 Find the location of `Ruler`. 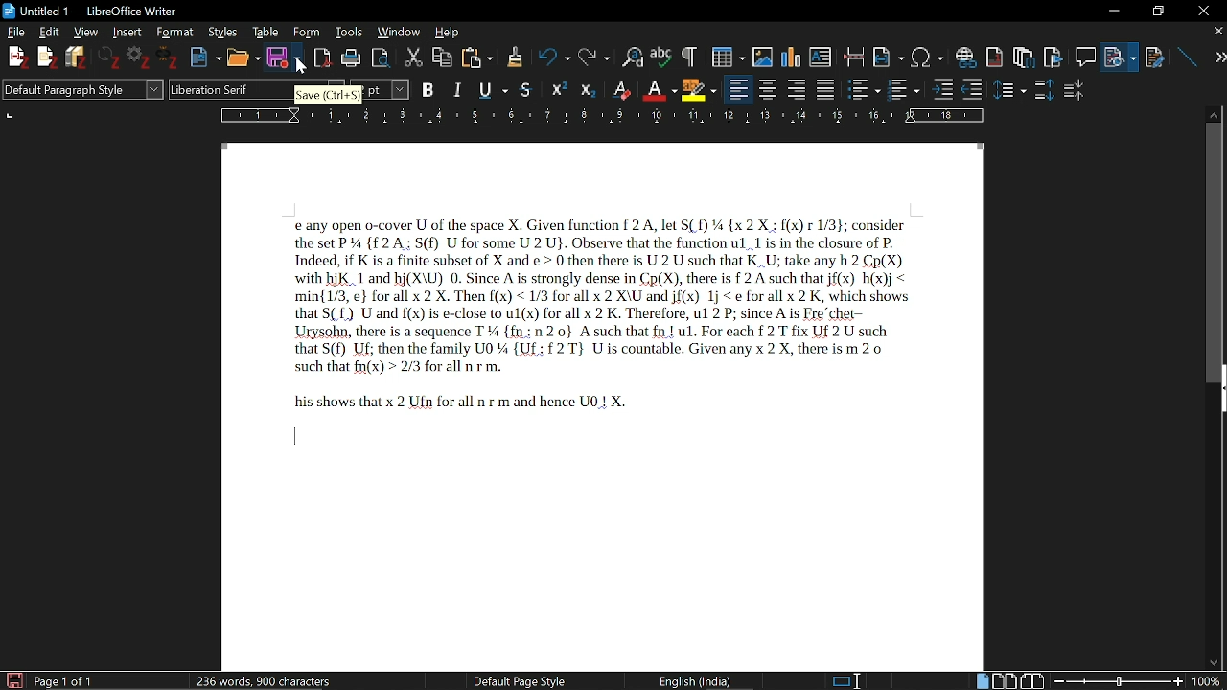

Ruler is located at coordinates (606, 115).